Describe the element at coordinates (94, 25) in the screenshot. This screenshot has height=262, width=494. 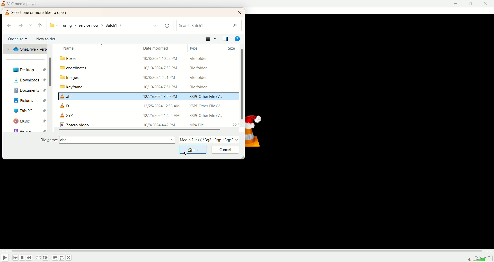
I see `location` at that location.